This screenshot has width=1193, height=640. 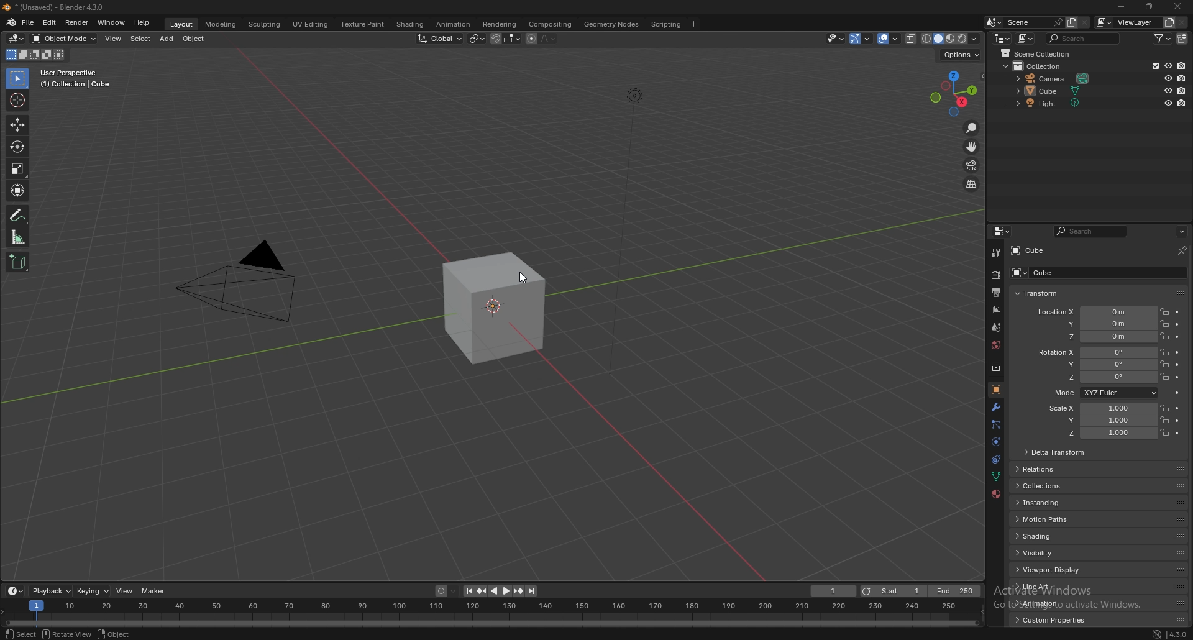 I want to click on options, so click(x=1182, y=231).